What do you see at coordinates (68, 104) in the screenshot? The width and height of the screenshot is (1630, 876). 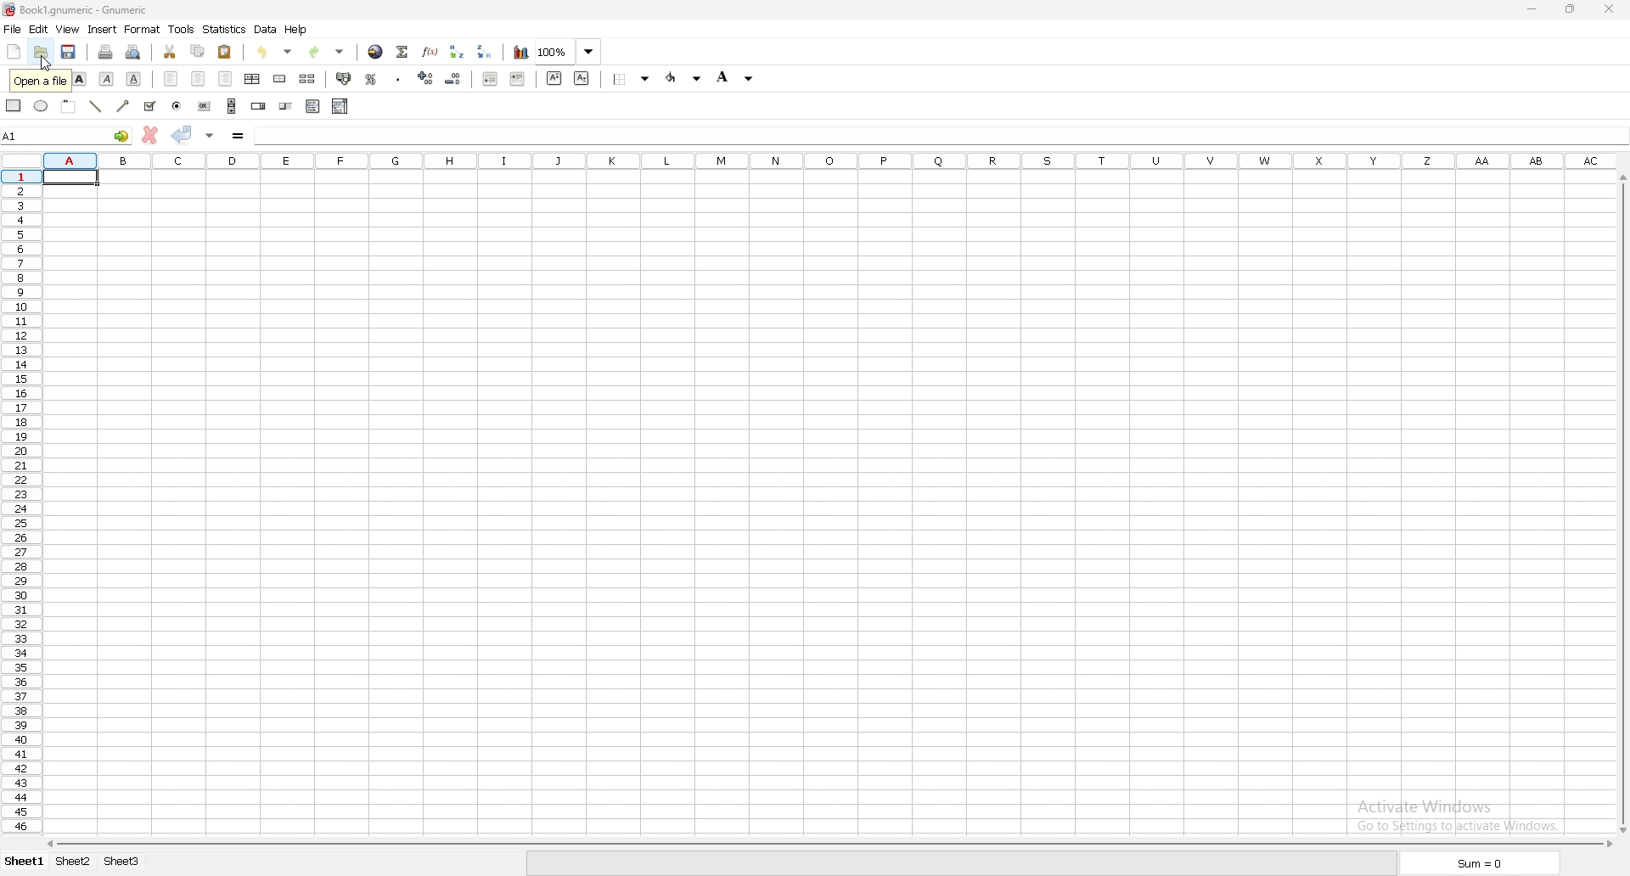 I see `frame` at bounding box center [68, 104].